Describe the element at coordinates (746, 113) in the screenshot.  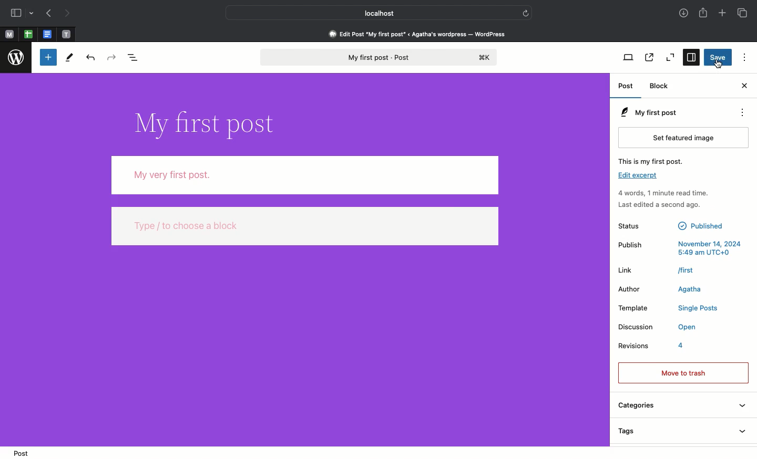
I see `Actions` at that location.